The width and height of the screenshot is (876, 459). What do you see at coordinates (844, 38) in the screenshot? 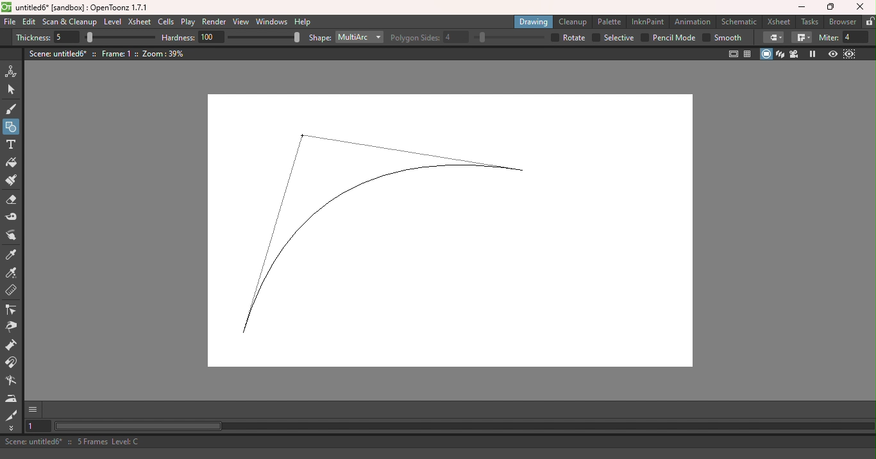
I see `Miter` at bounding box center [844, 38].